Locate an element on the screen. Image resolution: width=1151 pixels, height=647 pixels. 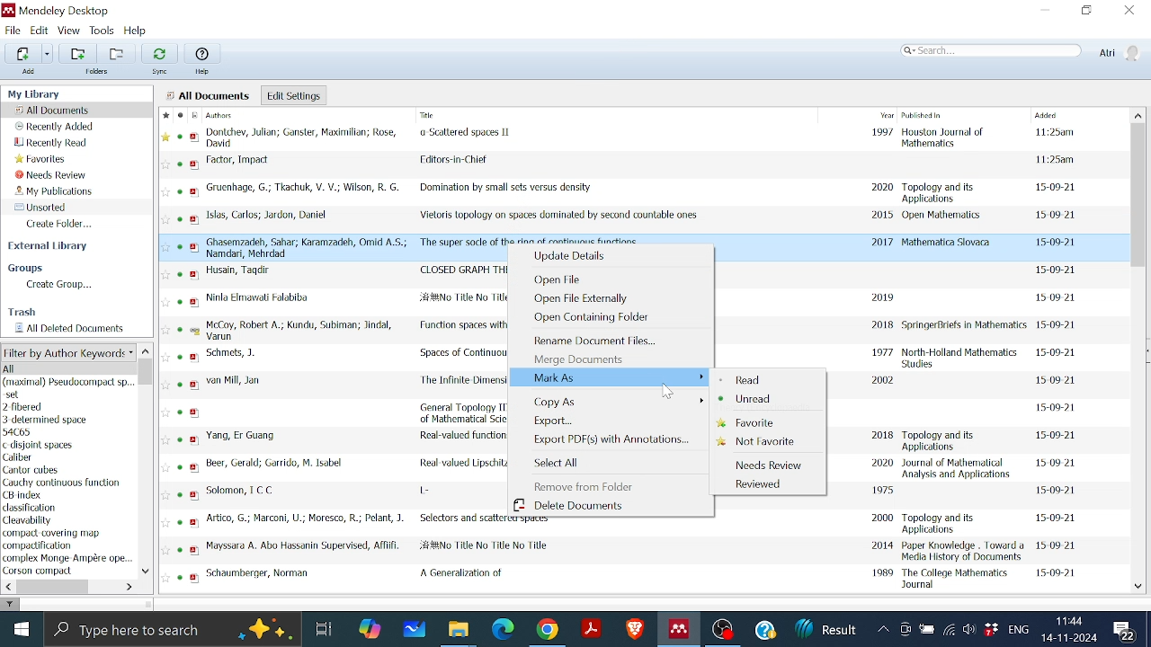
Files is located at coordinates (462, 630).